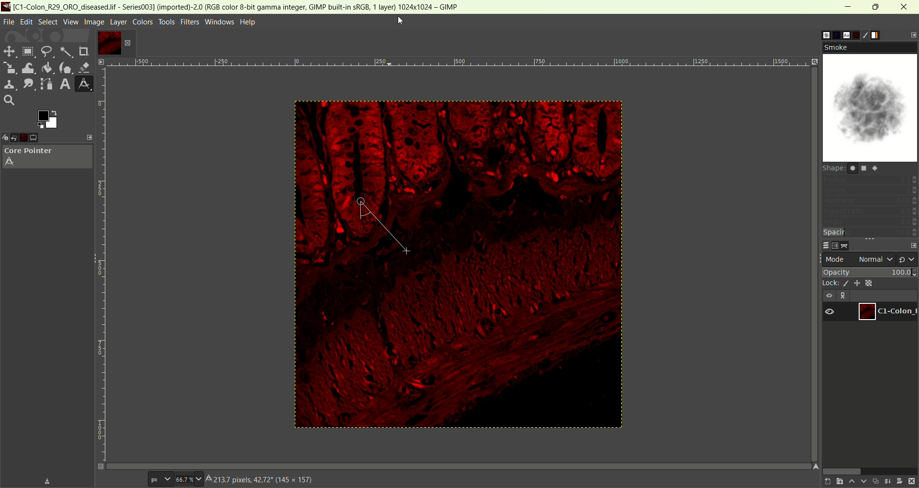  Describe the element at coordinates (404, 251) in the screenshot. I see `cursor` at that location.